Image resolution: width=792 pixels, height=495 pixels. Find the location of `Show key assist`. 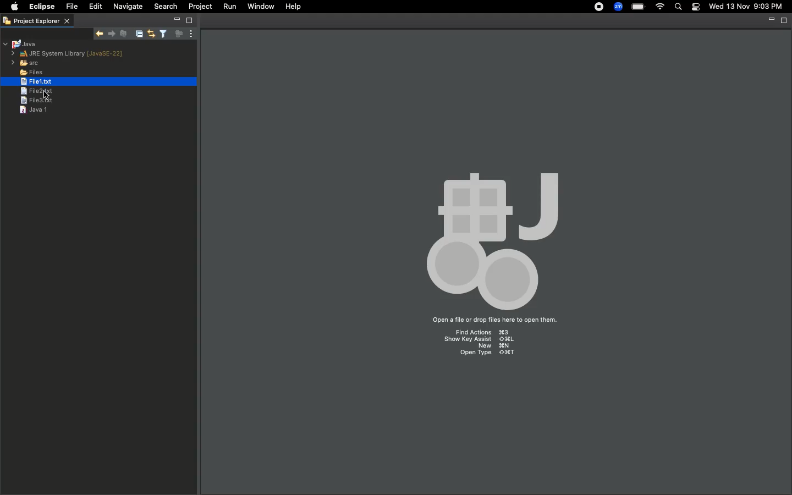

Show key assist is located at coordinates (479, 340).